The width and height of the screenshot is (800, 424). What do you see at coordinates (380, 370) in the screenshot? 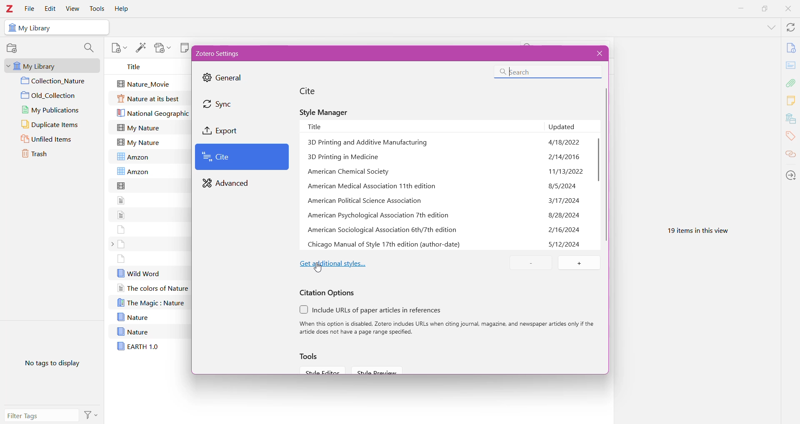
I see `Style Preview` at bounding box center [380, 370].